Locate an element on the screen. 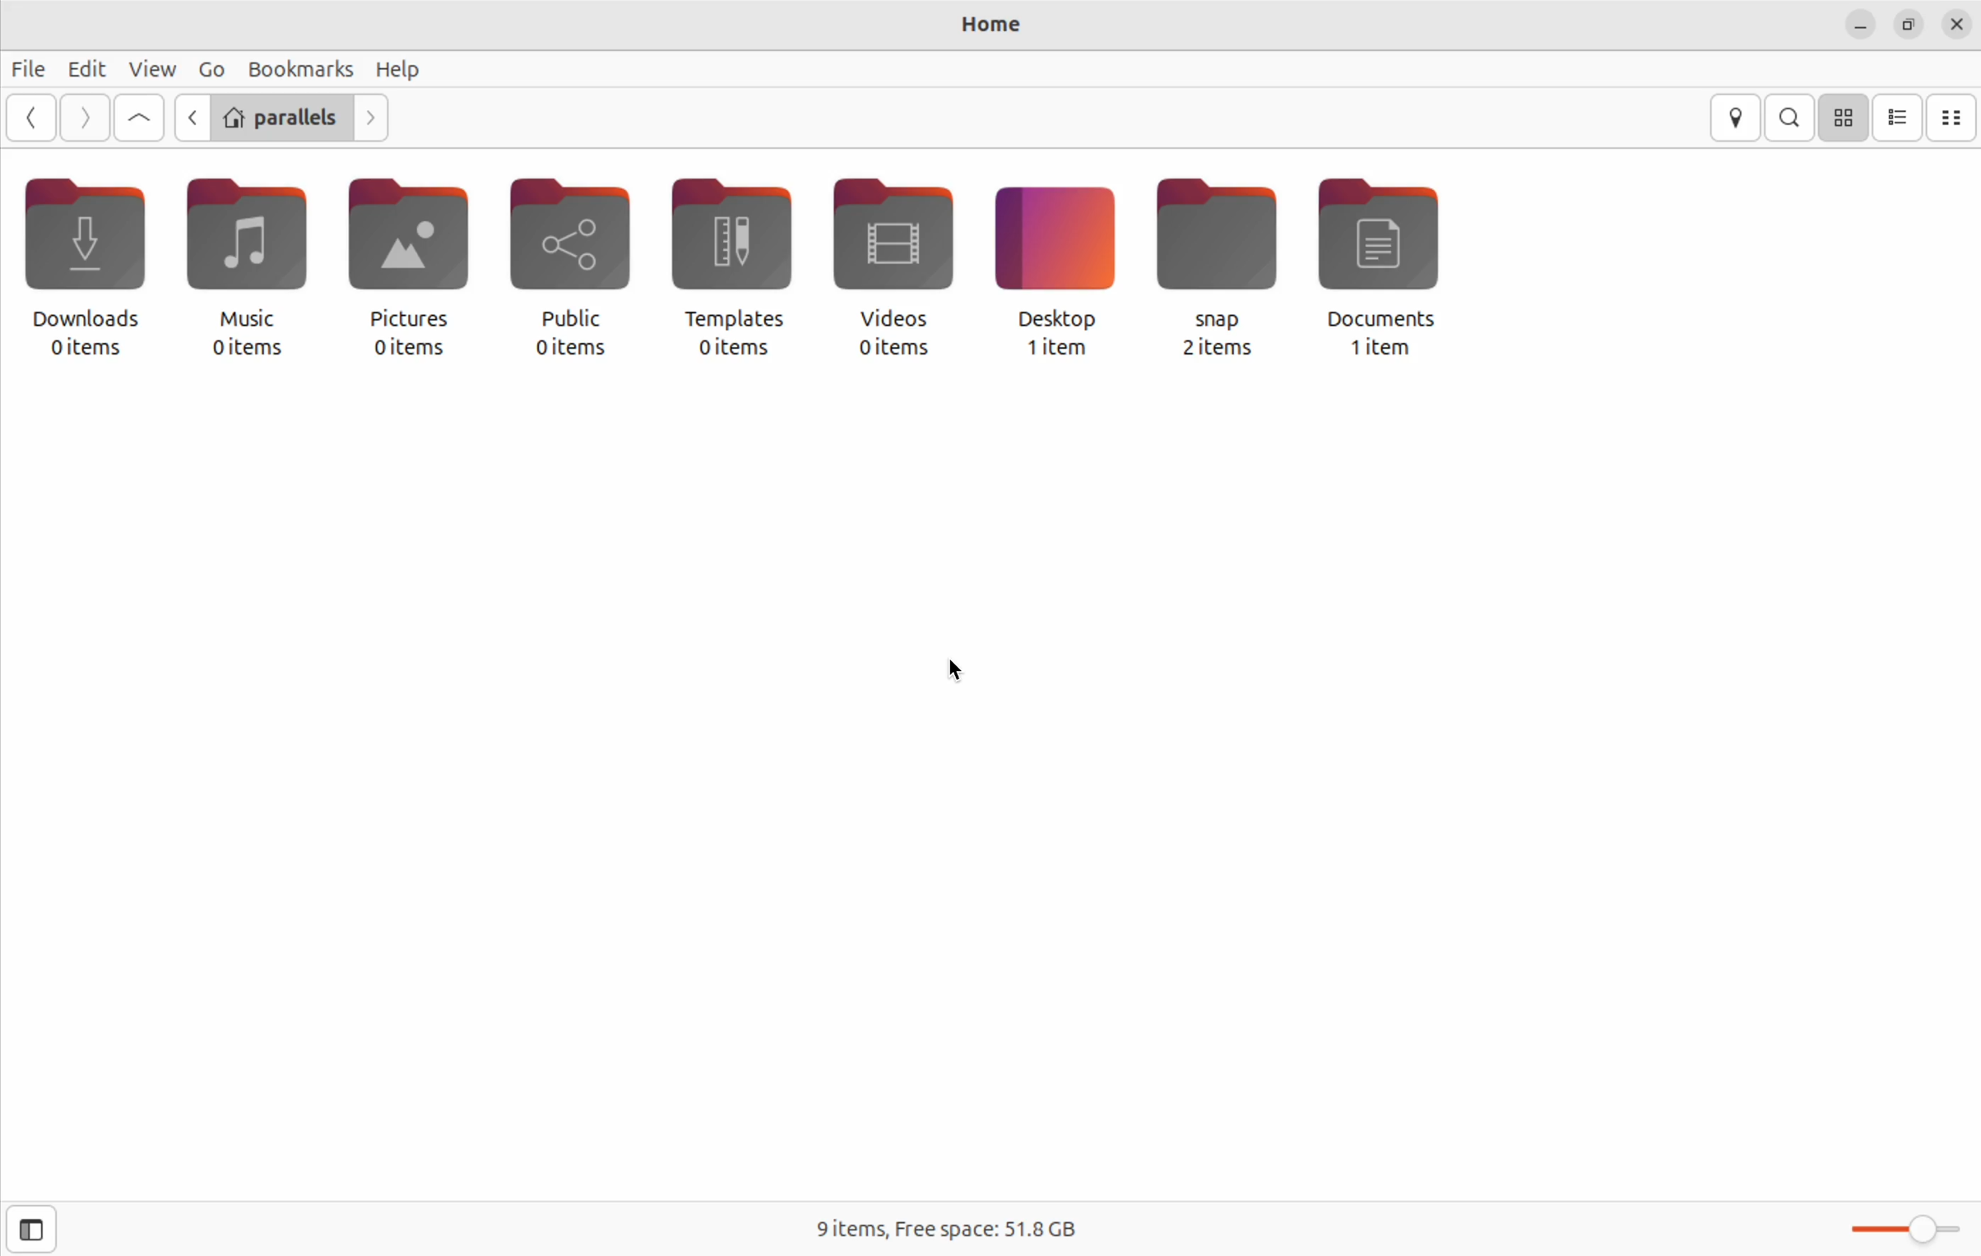 This screenshot has width=1981, height=1256. edit is located at coordinates (86, 66).